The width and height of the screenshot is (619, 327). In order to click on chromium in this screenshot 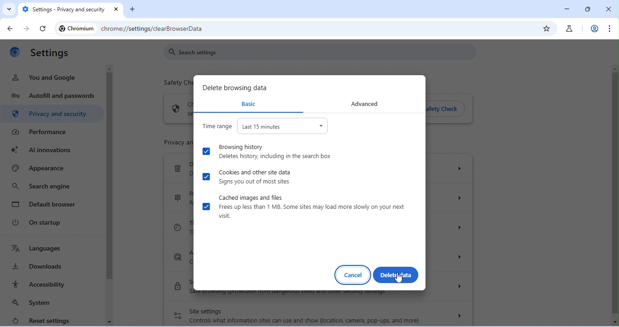, I will do `click(76, 29)`.